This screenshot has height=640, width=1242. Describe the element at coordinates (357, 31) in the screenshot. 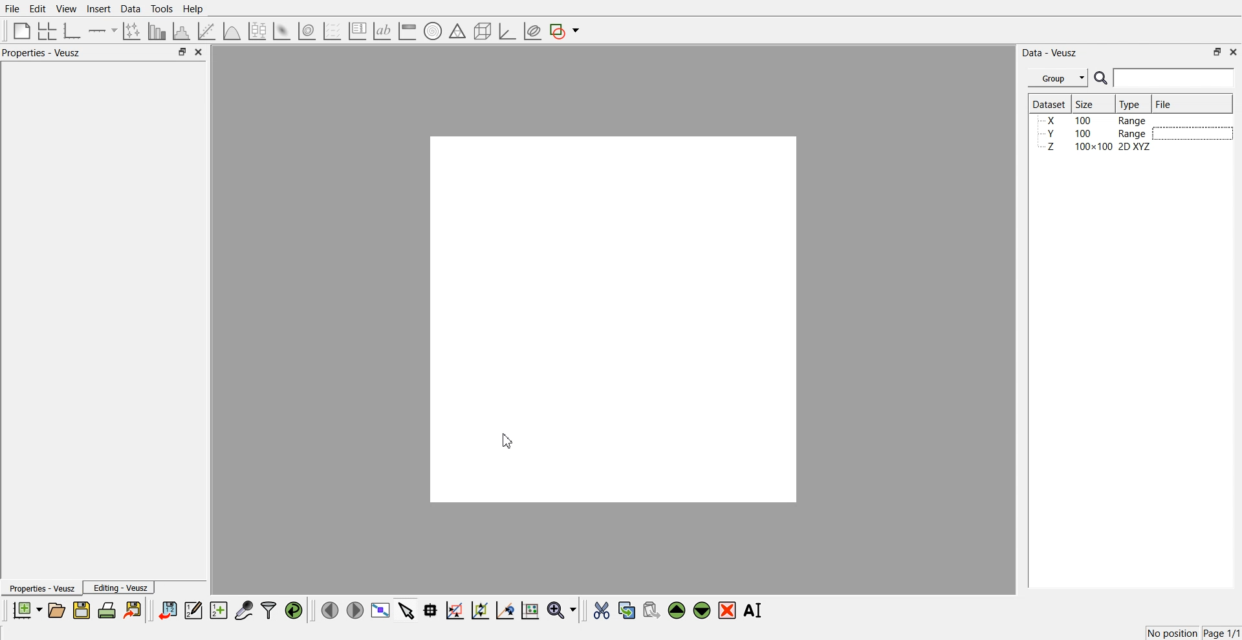

I see `Plot key` at that location.